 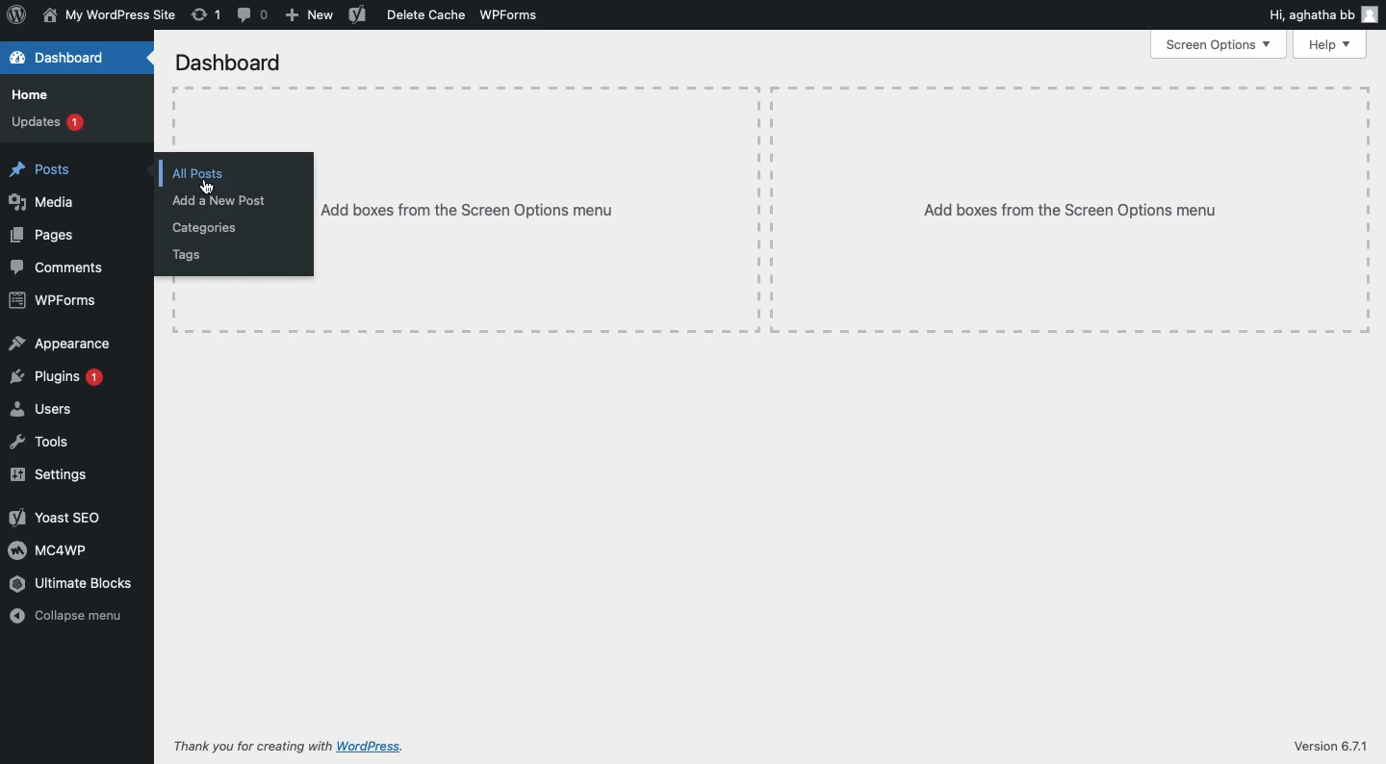 What do you see at coordinates (71, 583) in the screenshot?
I see `Ultimate blocks` at bounding box center [71, 583].